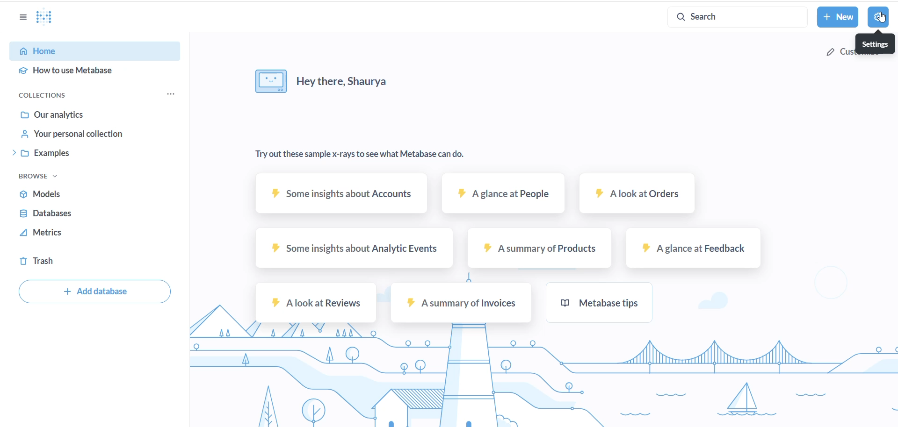  What do you see at coordinates (314, 306) in the screenshot?
I see `A look at review sample` at bounding box center [314, 306].